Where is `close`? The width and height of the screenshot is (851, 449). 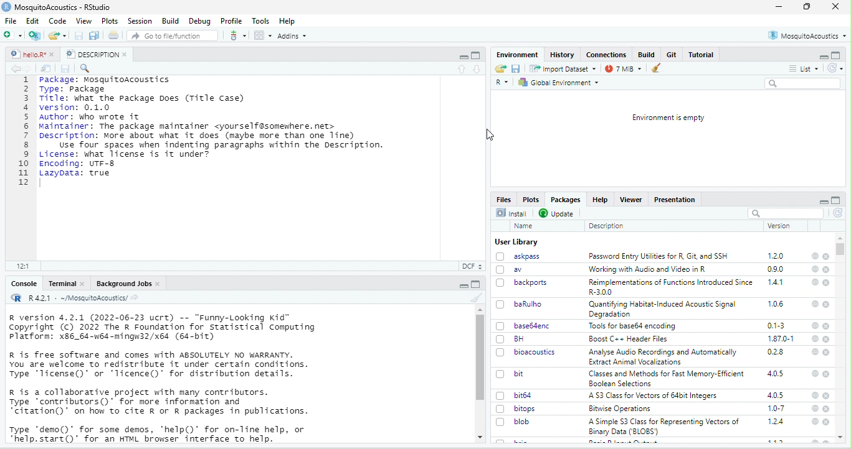
close is located at coordinates (827, 270).